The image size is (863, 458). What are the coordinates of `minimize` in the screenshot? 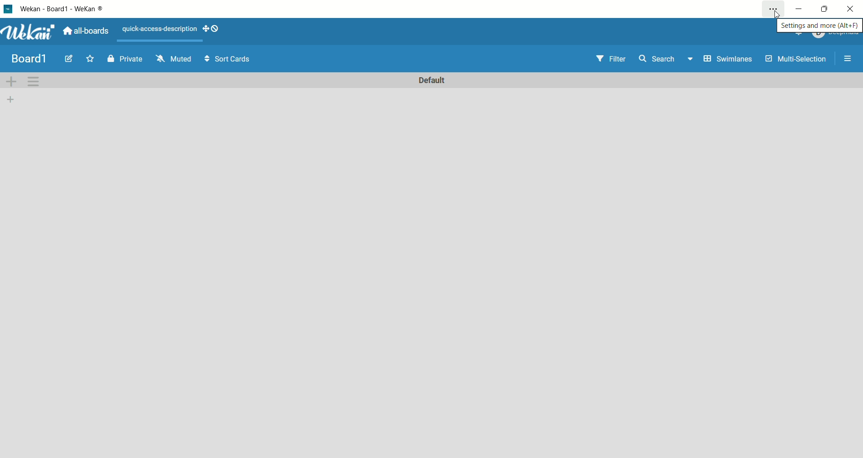 It's located at (800, 9).